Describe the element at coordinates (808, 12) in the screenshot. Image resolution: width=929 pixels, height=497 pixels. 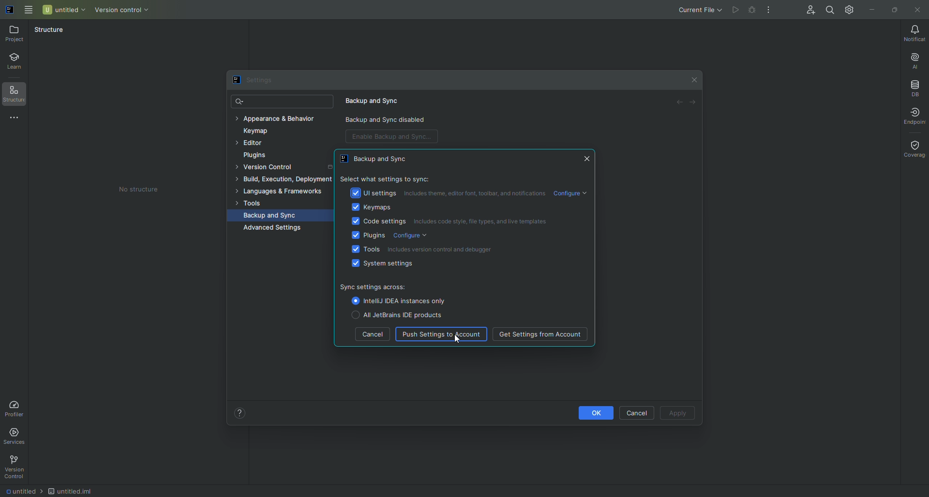
I see `Code With Me` at that location.